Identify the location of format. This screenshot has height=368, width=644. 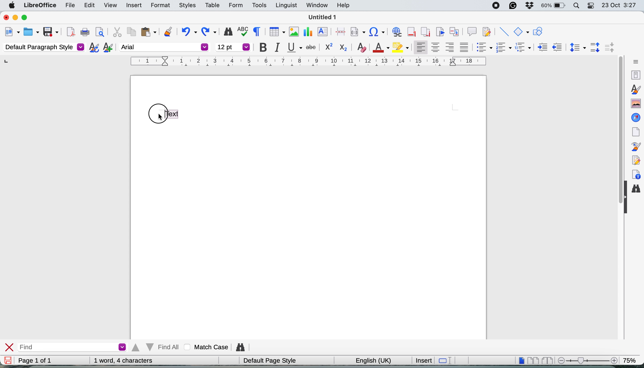
(157, 6).